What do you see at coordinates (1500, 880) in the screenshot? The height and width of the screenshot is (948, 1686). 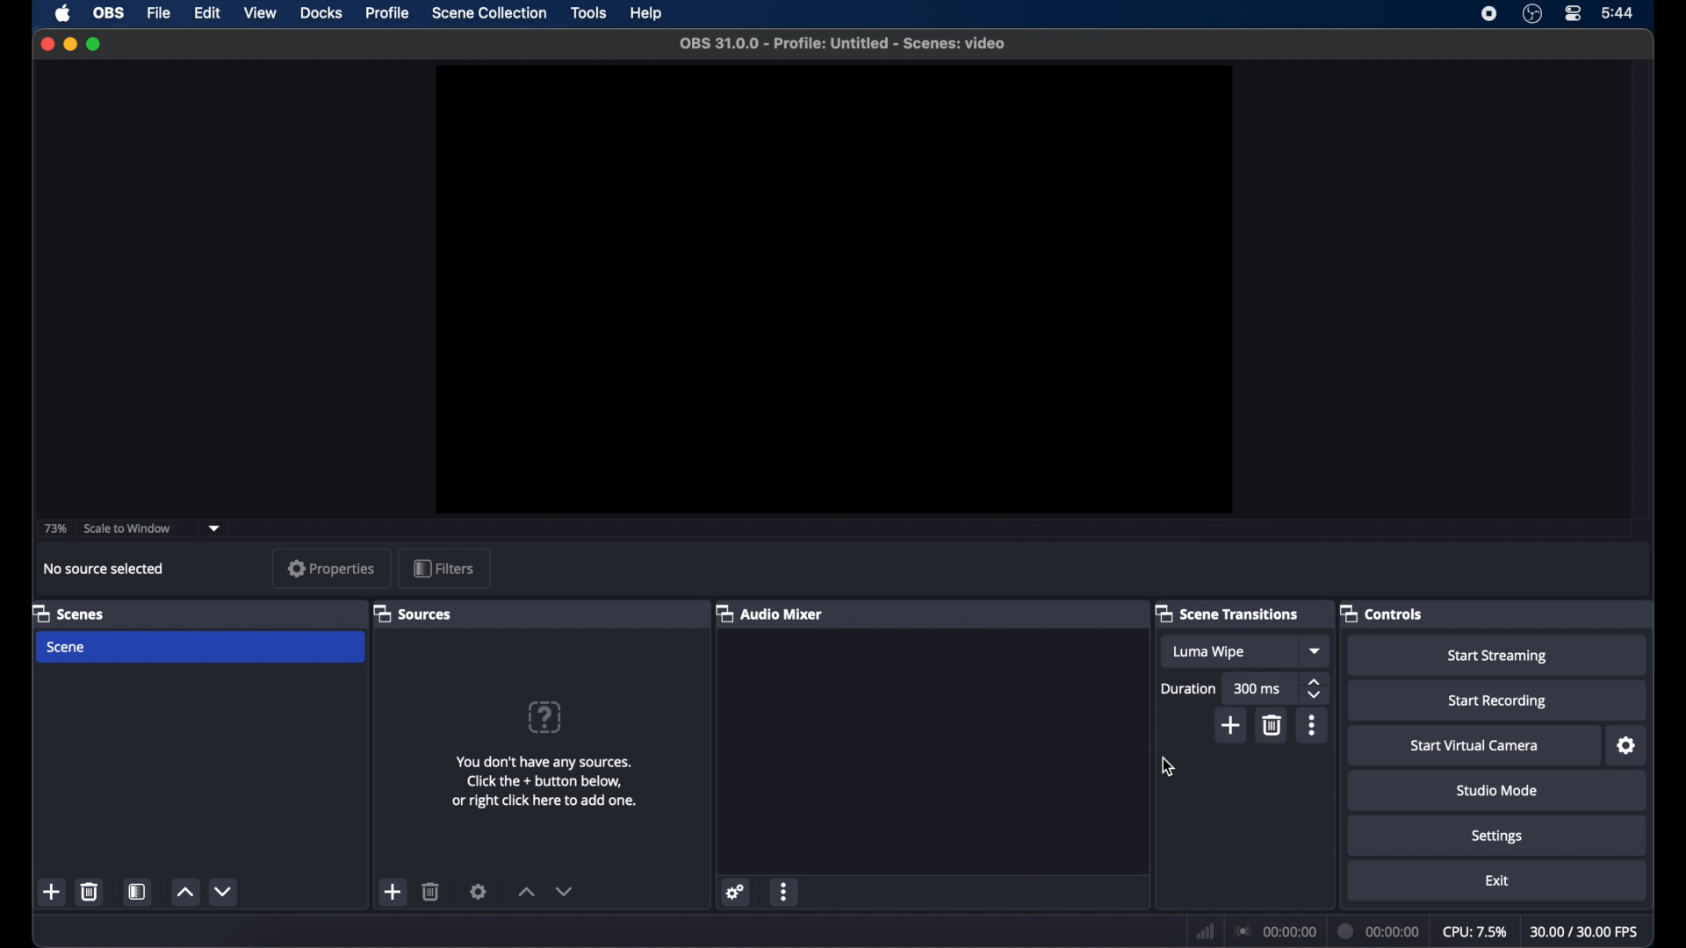 I see `exit` at bounding box center [1500, 880].